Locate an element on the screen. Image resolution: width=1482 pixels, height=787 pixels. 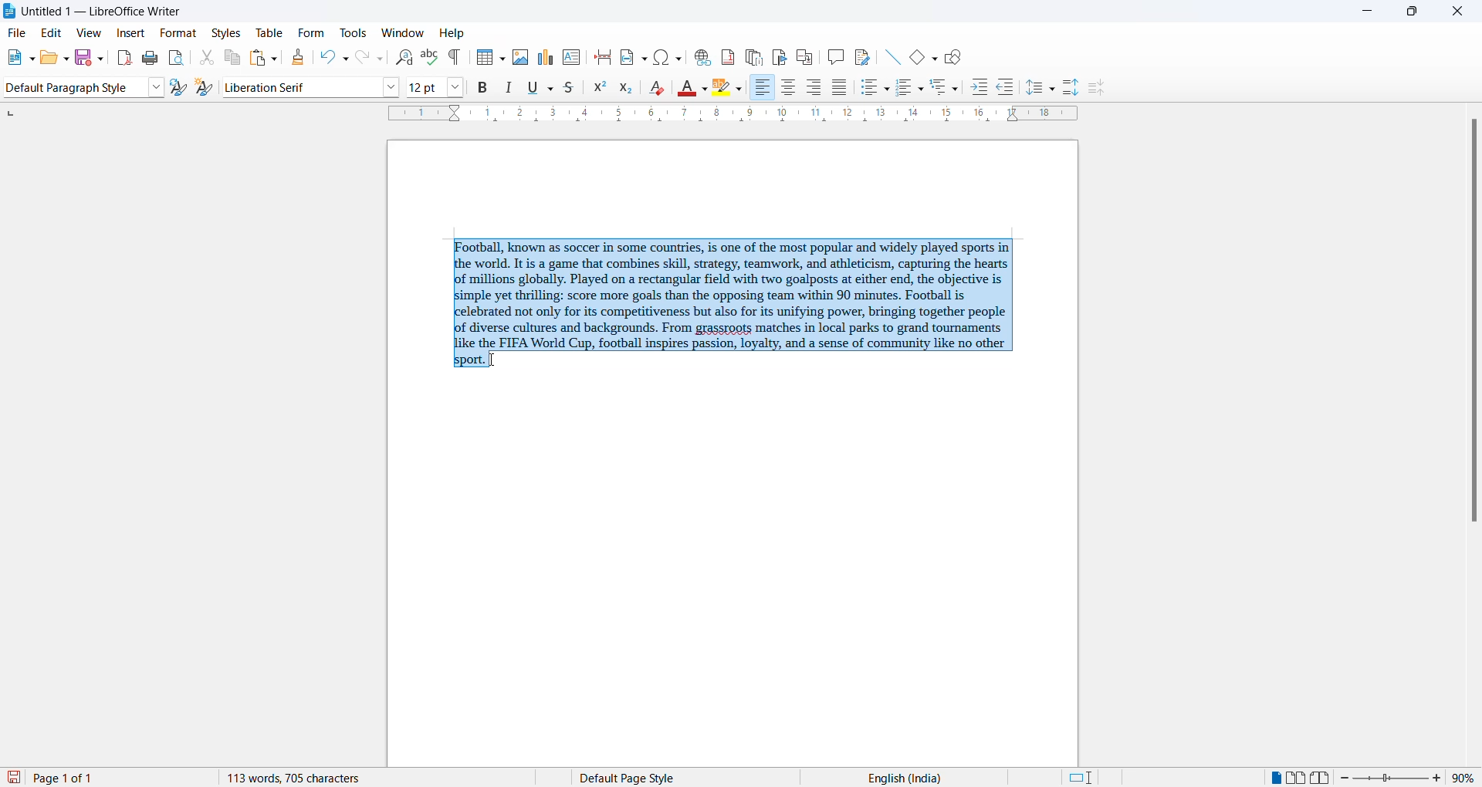
paste options is located at coordinates (276, 57).